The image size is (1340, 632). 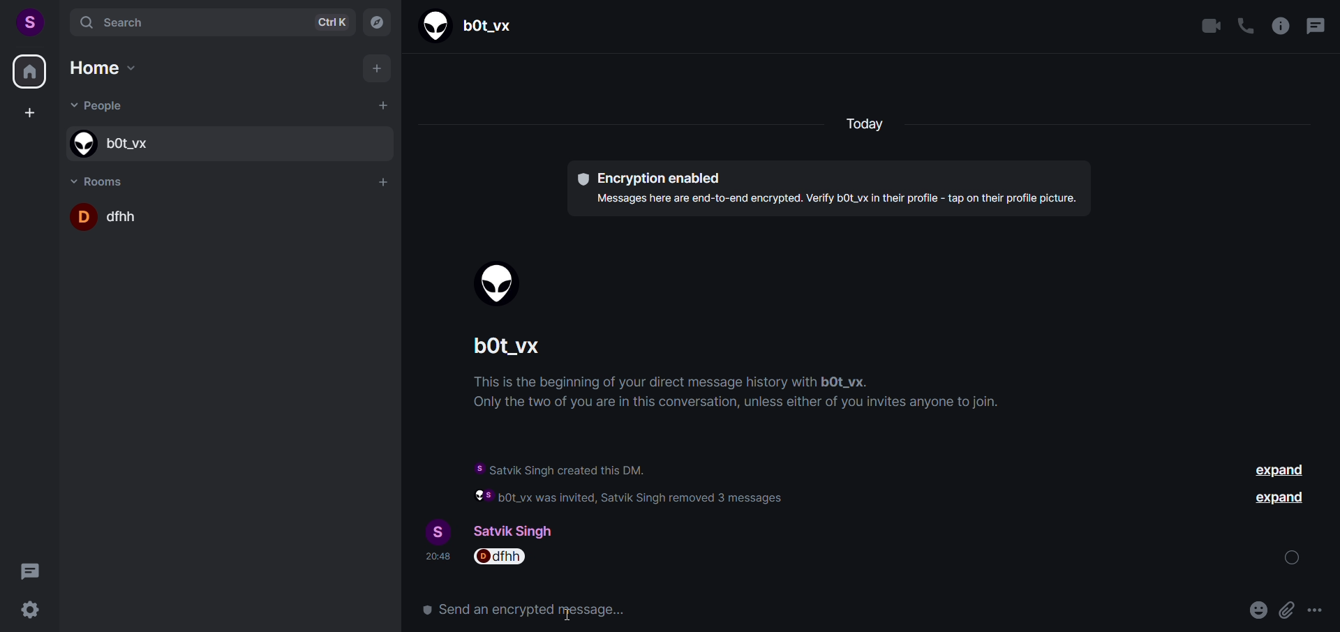 I want to click on display picture, so click(x=502, y=286).